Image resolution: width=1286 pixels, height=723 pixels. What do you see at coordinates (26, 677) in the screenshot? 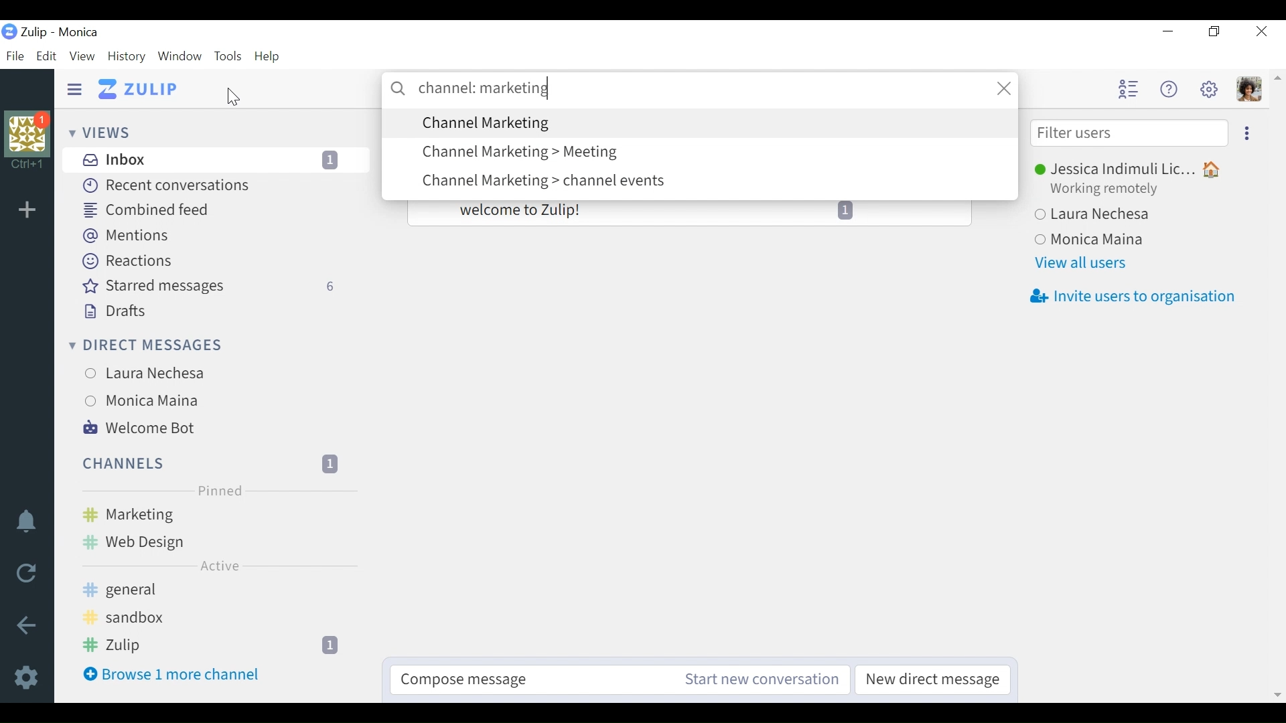
I see `Settings` at bounding box center [26, 677].